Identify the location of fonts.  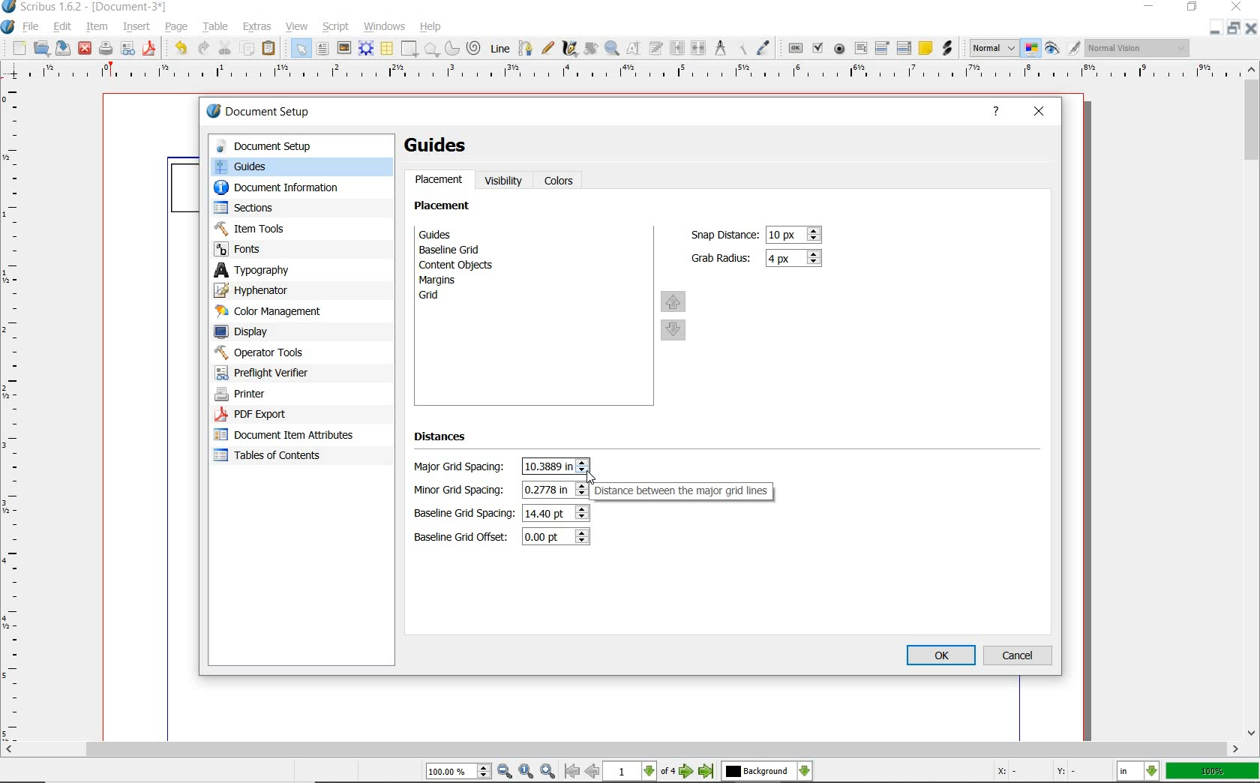
(301, 248).